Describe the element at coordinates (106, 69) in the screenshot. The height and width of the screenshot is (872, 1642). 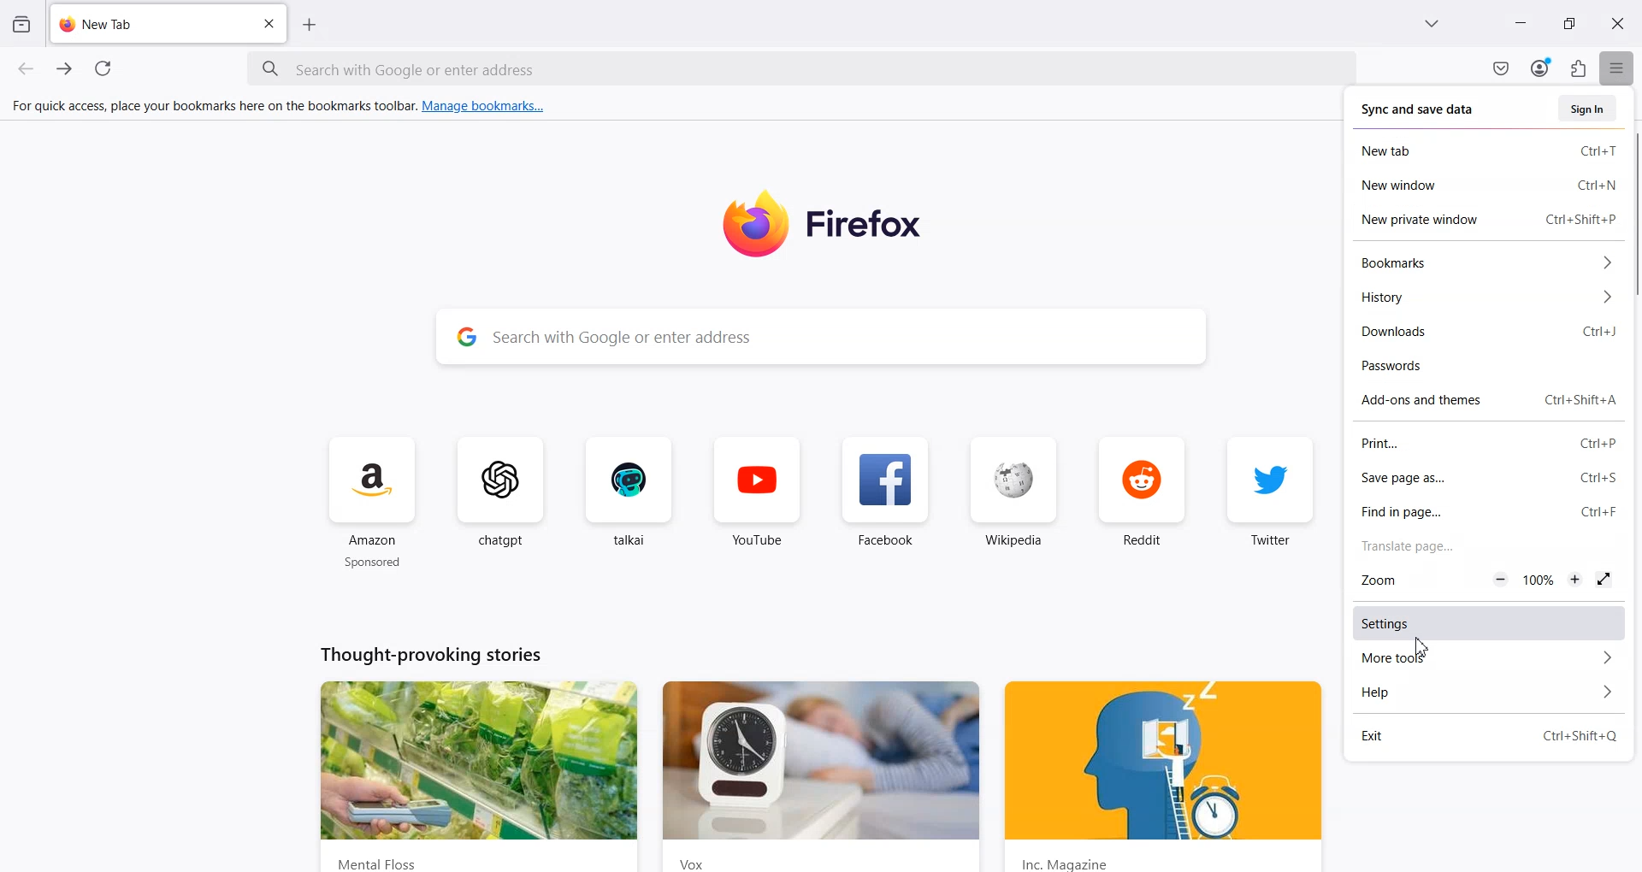
I see `Refresh` at that location.